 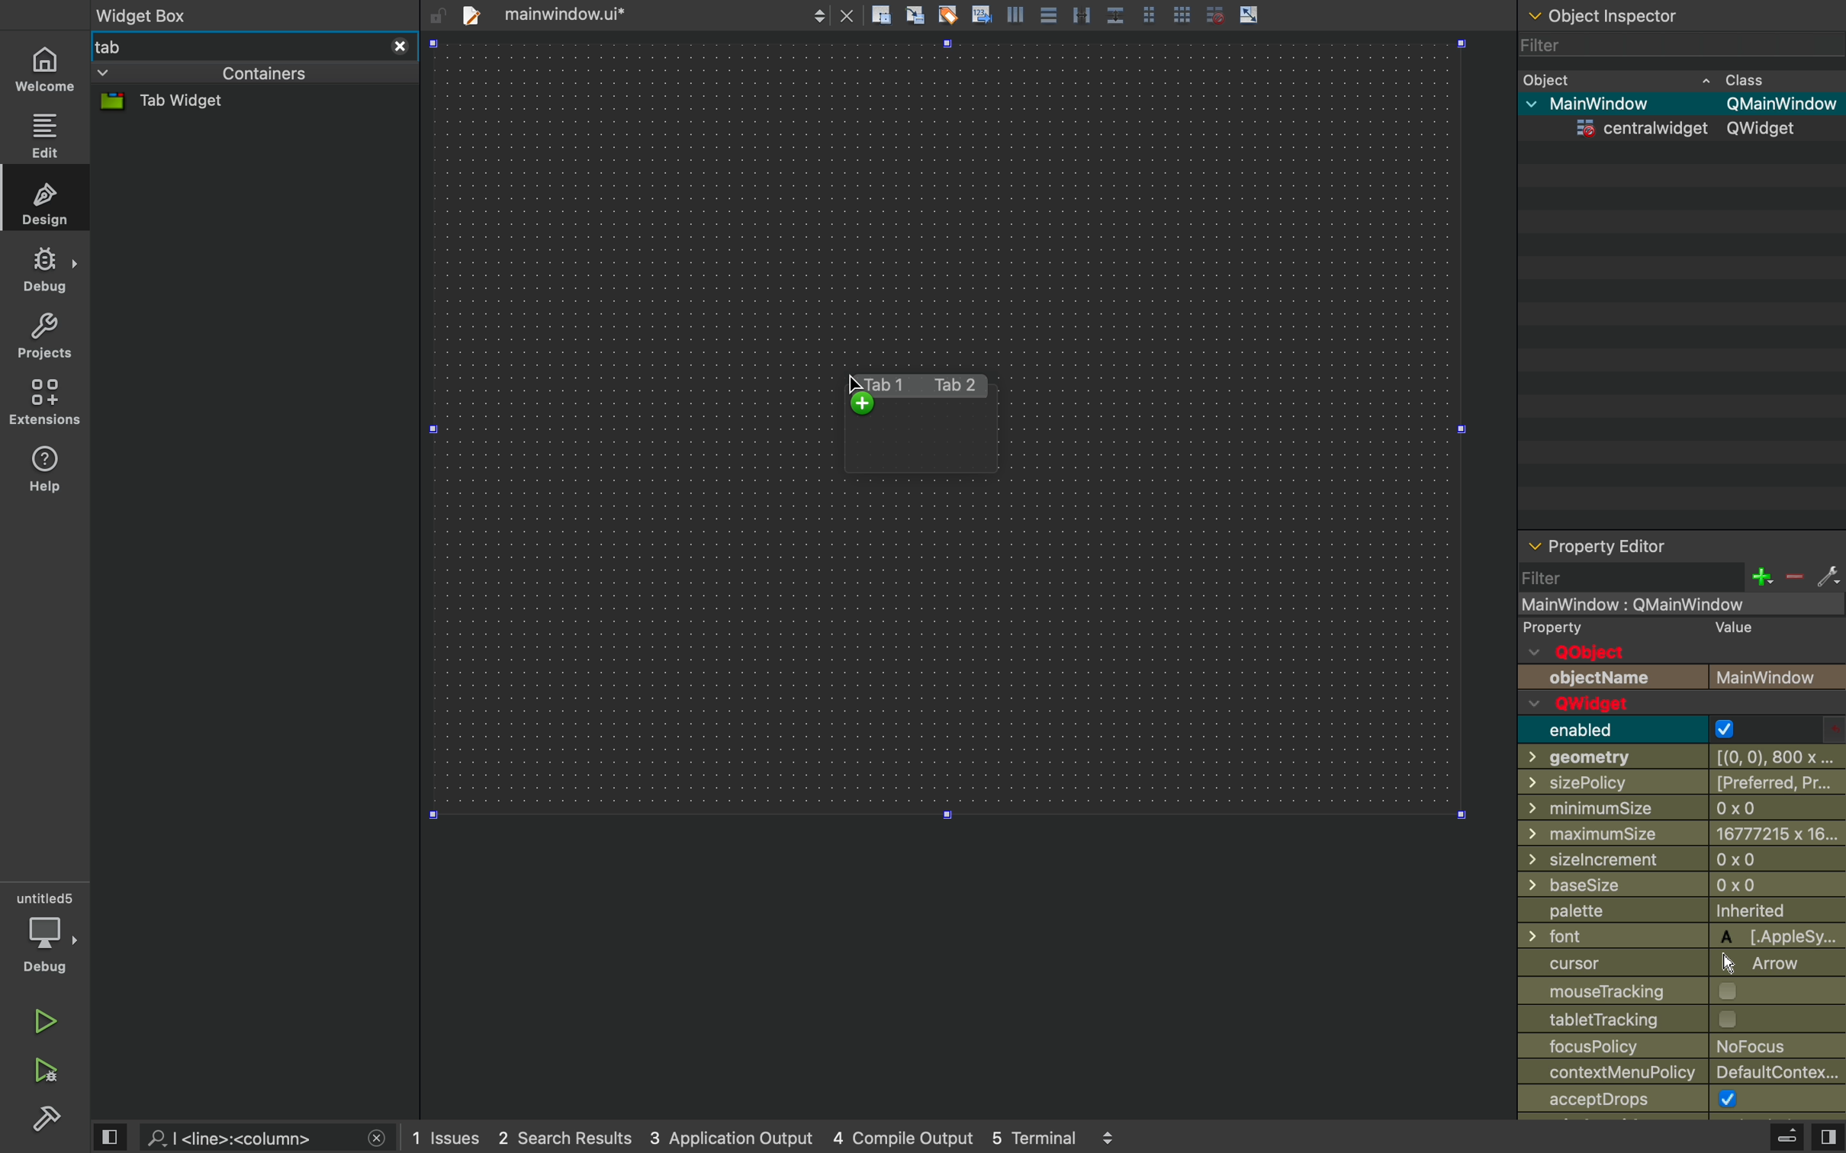 I want to click on settings, so click(x=1828, y=576).